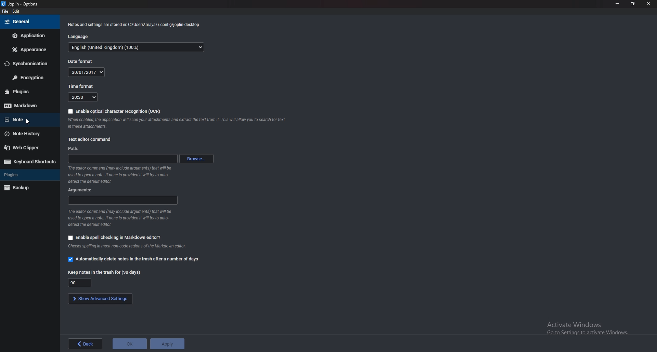 The width and height of the screenshot is (657, 352). Describe the element at coordinates (28, 187) in the screenshot. I see `Back up` at that location.